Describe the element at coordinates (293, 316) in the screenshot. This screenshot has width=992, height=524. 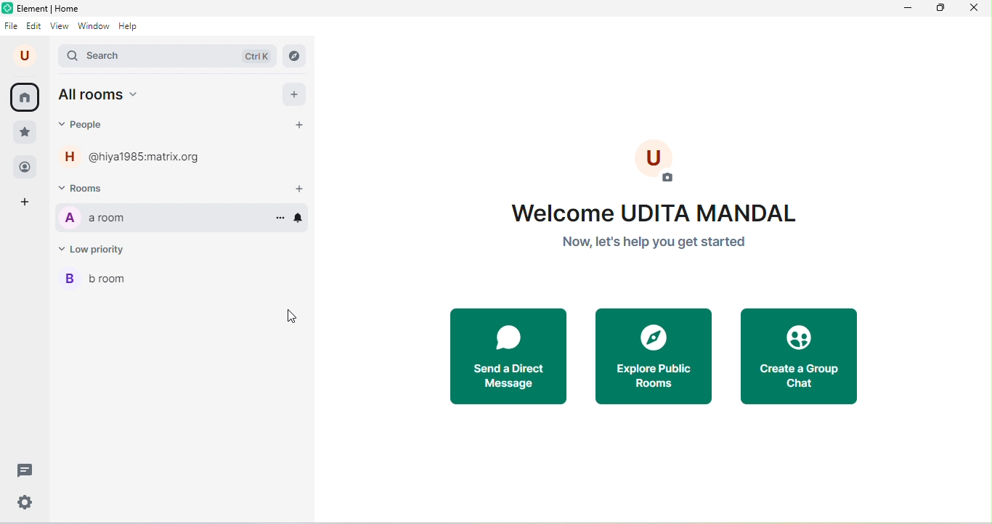
I see `cursor movement` at that location.